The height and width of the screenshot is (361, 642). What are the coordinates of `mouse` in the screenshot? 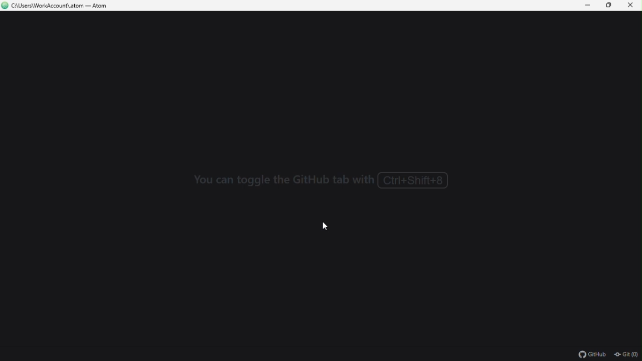 It's located at (330, 228).